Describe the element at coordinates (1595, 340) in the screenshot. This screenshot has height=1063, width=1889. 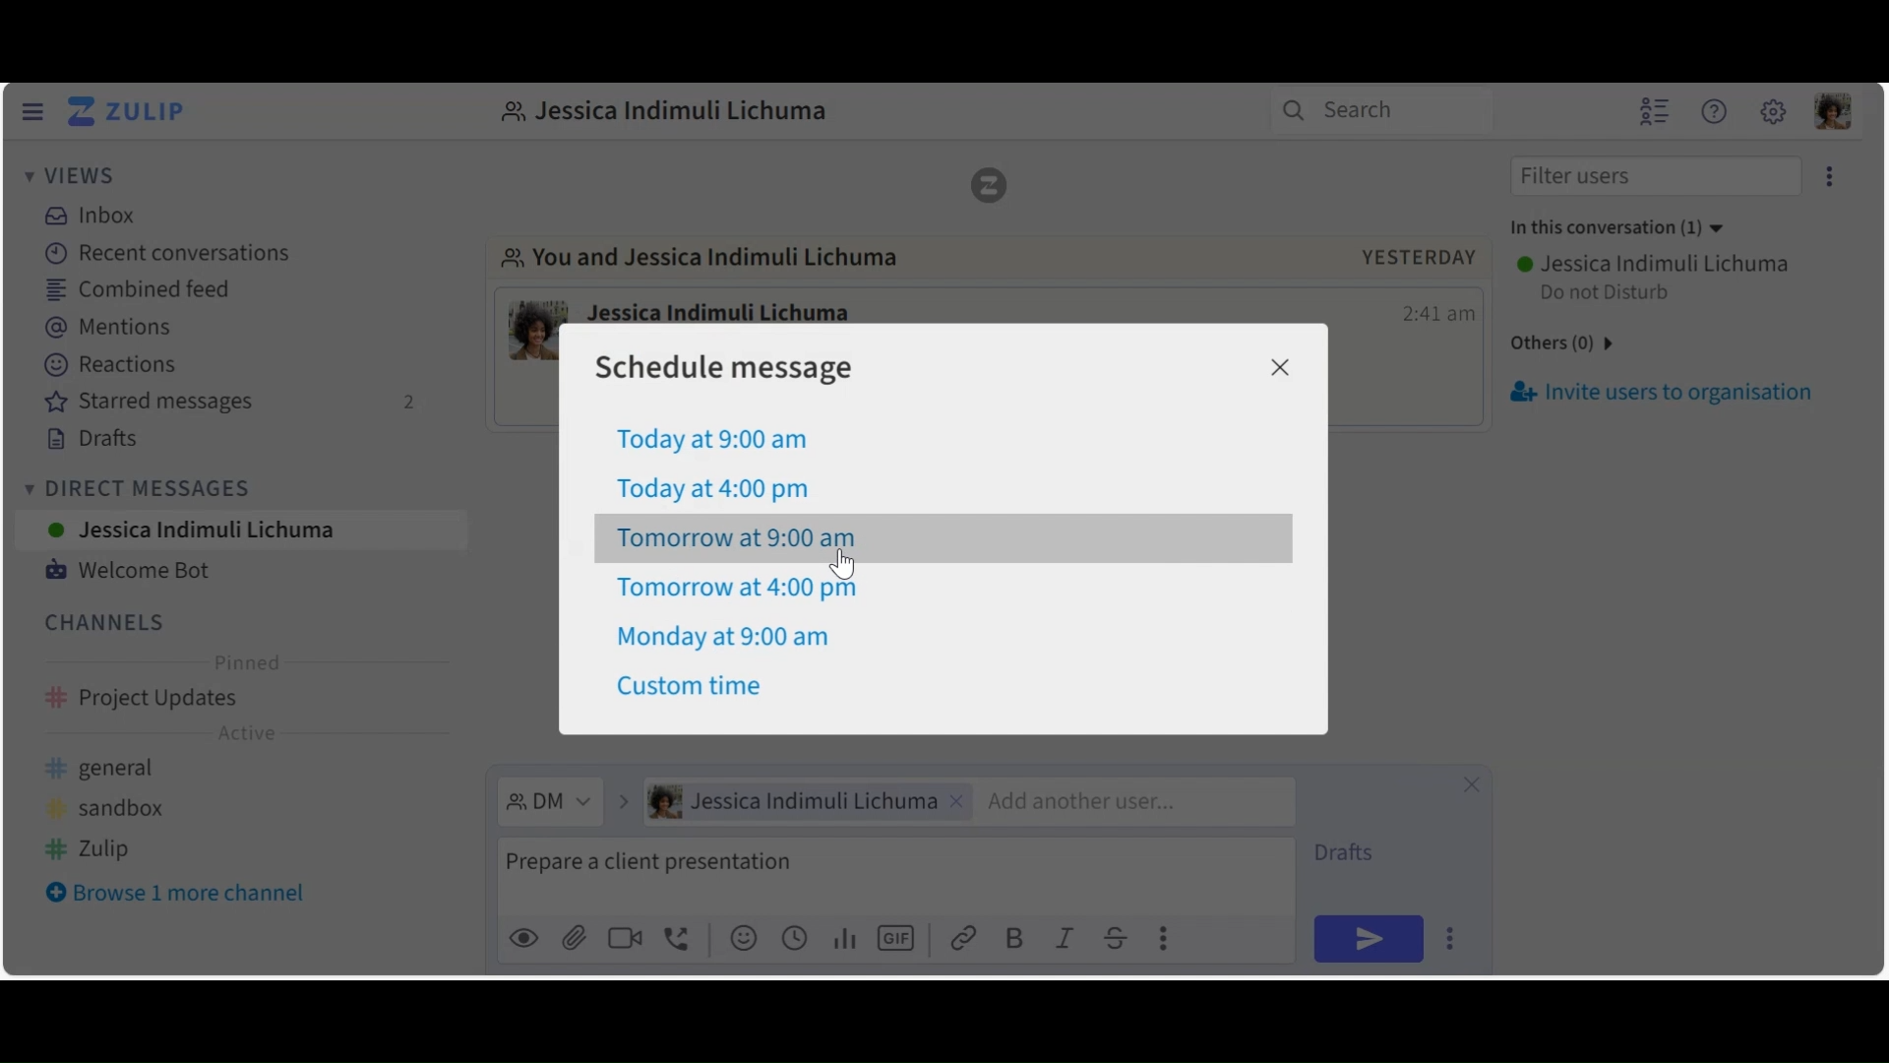
I see `others(0)` at that location.